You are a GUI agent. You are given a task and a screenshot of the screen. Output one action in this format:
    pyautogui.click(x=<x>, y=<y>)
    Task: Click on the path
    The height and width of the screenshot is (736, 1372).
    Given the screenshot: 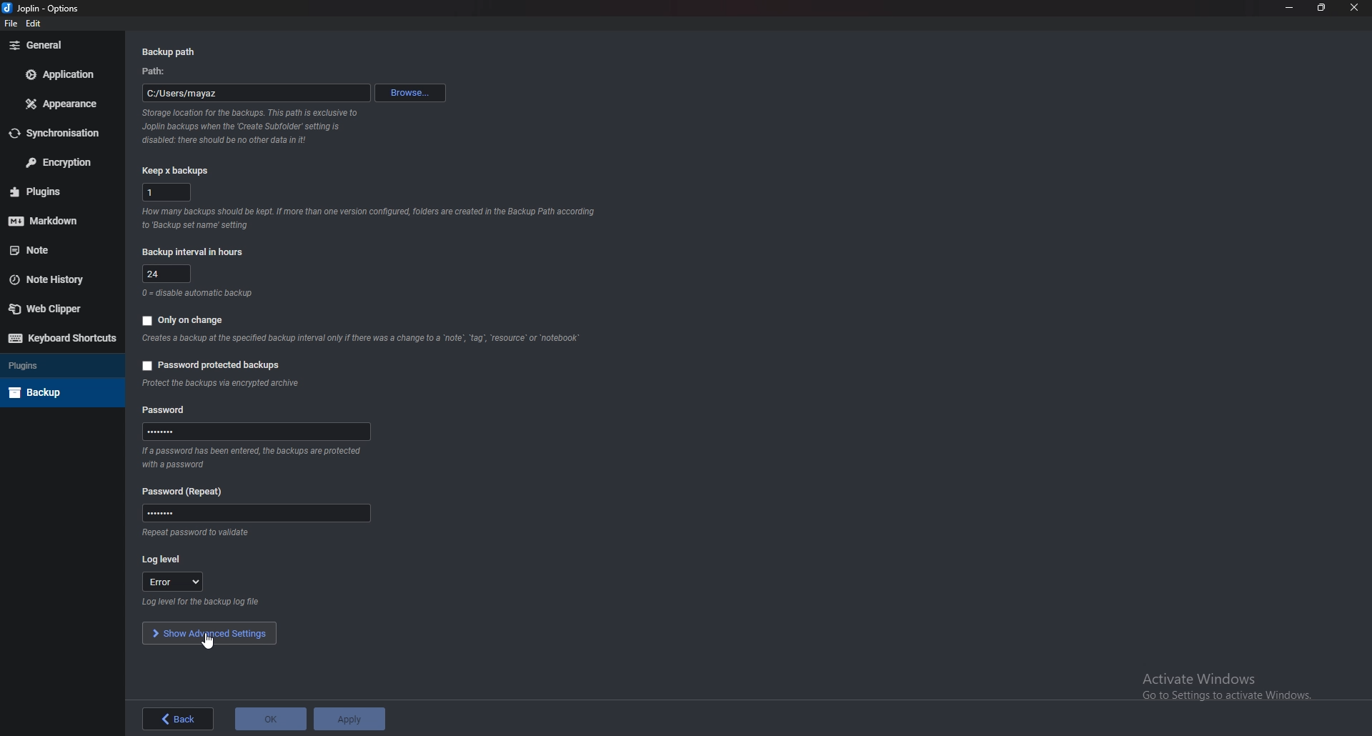 What is the action you would take?
    pyautogui.click(x=154, y=71)
    